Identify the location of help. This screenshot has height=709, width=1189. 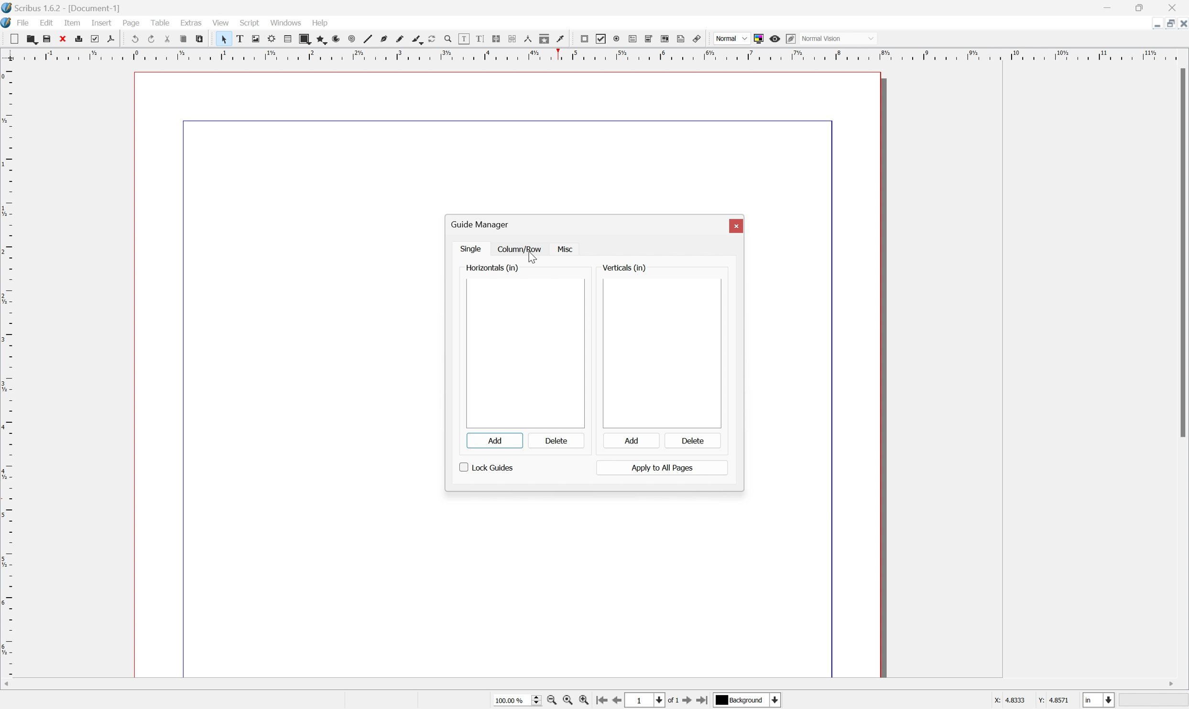
(320, 23).